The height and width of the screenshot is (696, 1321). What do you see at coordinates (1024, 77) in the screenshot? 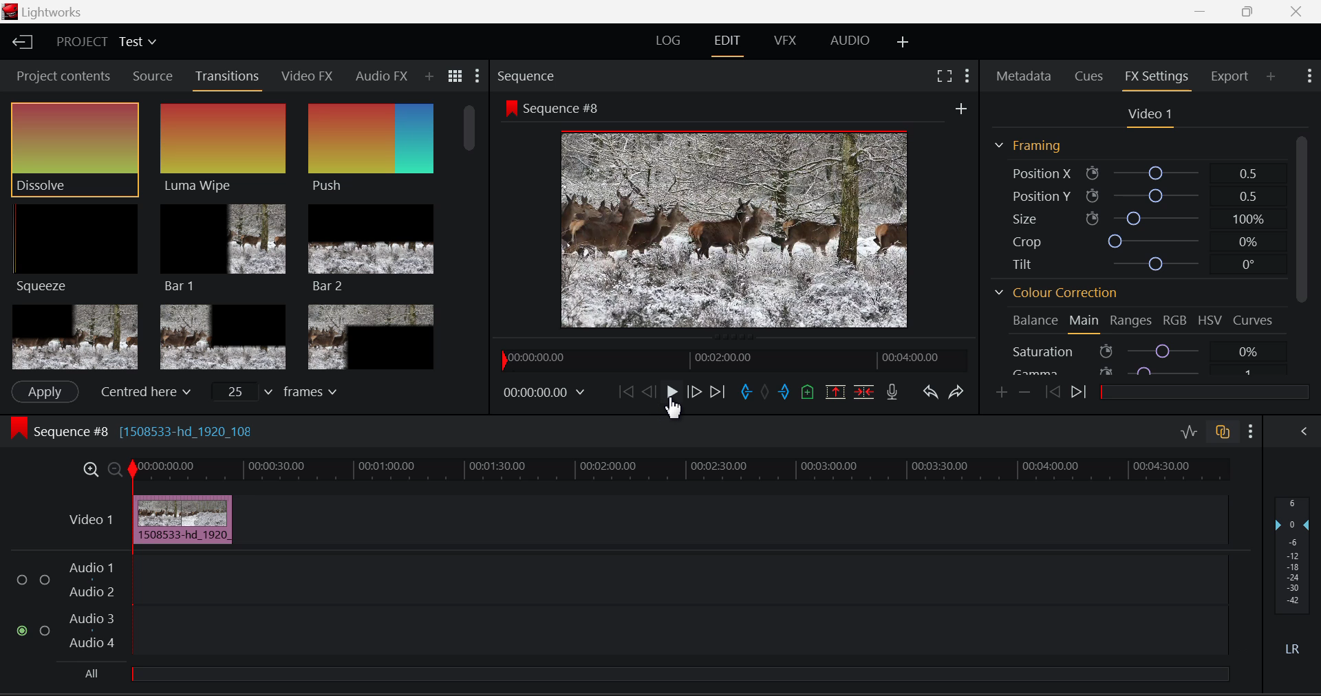
I see `Metadata` at bounding box center [1024, 77].